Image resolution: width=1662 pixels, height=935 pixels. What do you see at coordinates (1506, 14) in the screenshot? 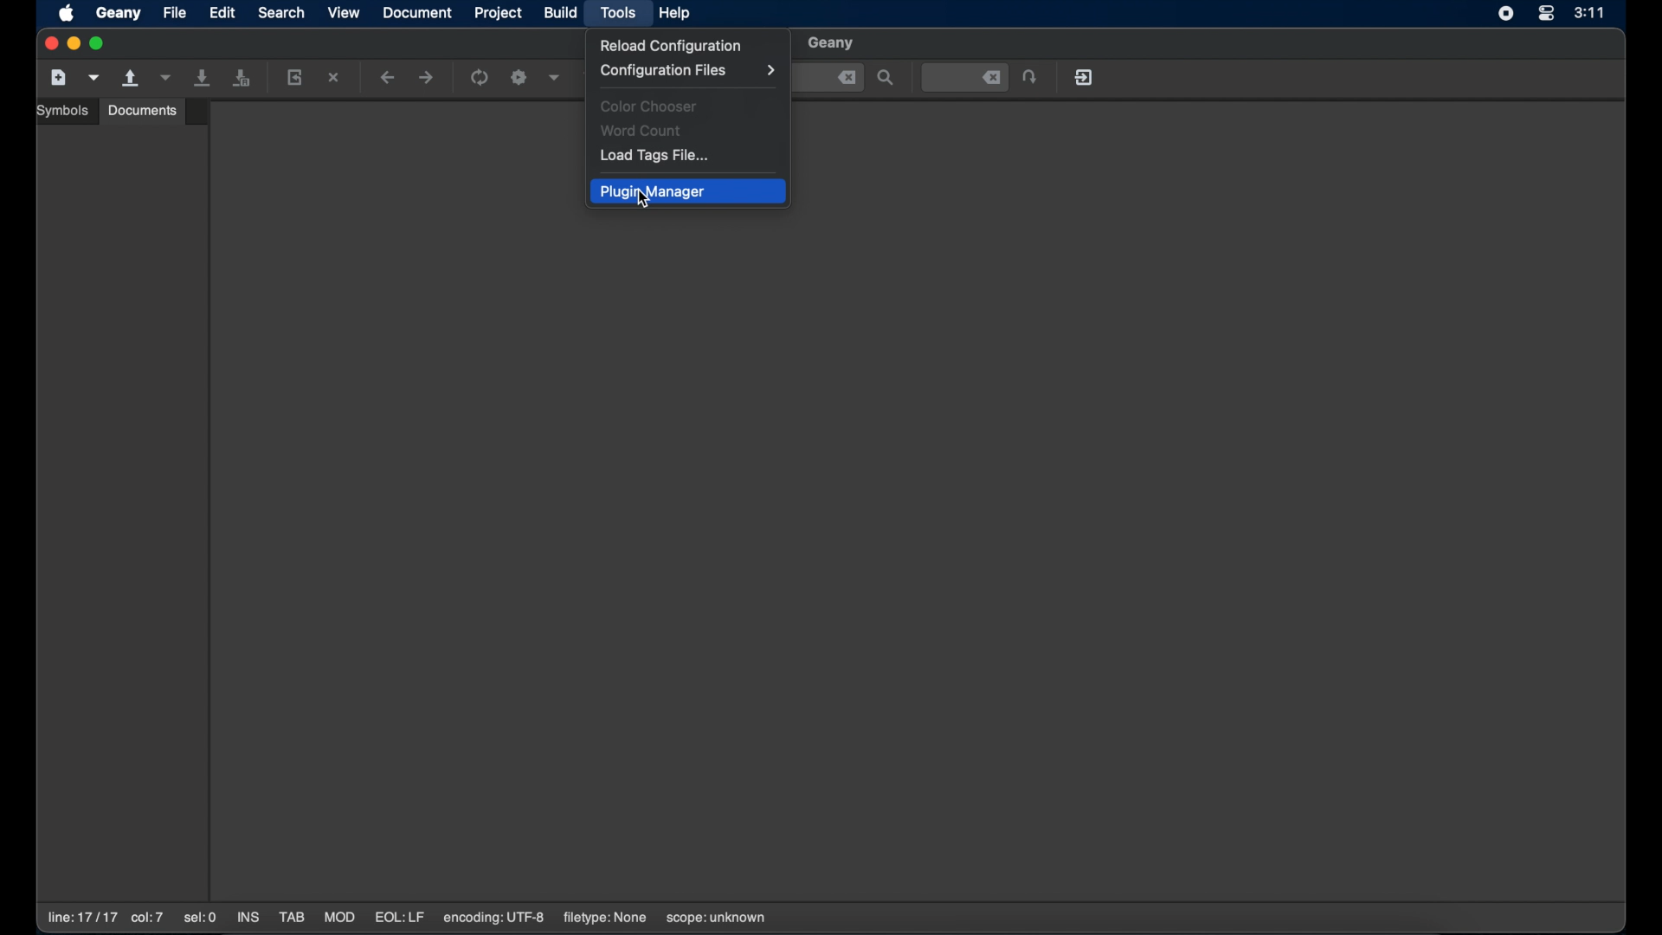
I see `screen recorder icon` at bounding box center [1506, 14].